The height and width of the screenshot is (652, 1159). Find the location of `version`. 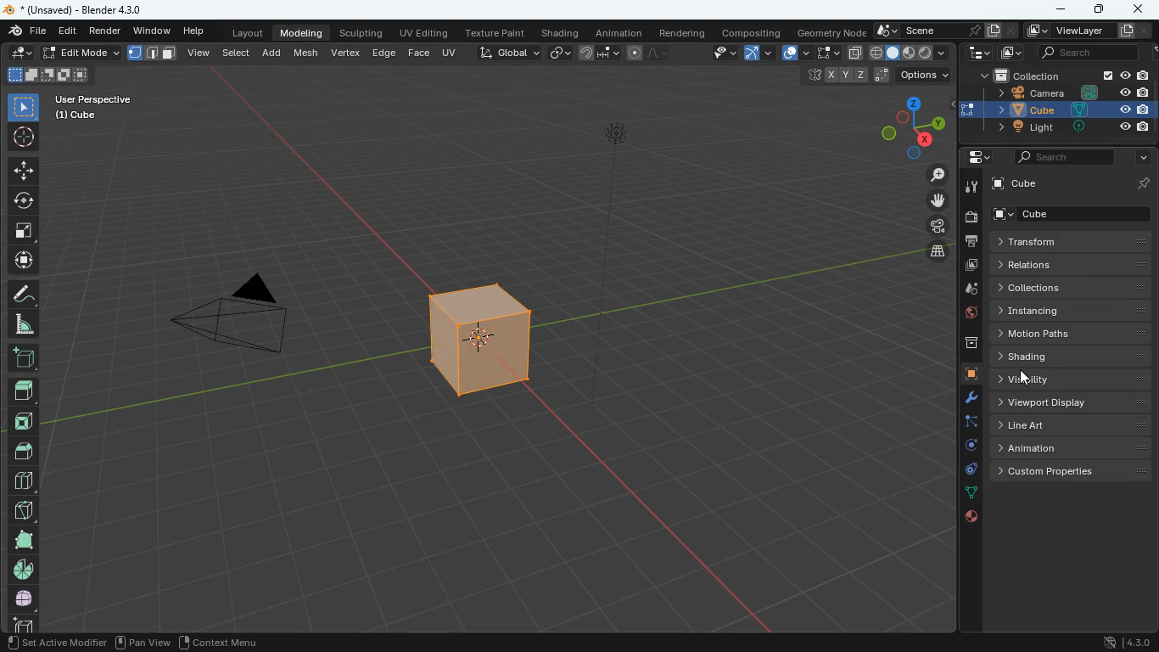

version is located at coordinates (1123, 644).